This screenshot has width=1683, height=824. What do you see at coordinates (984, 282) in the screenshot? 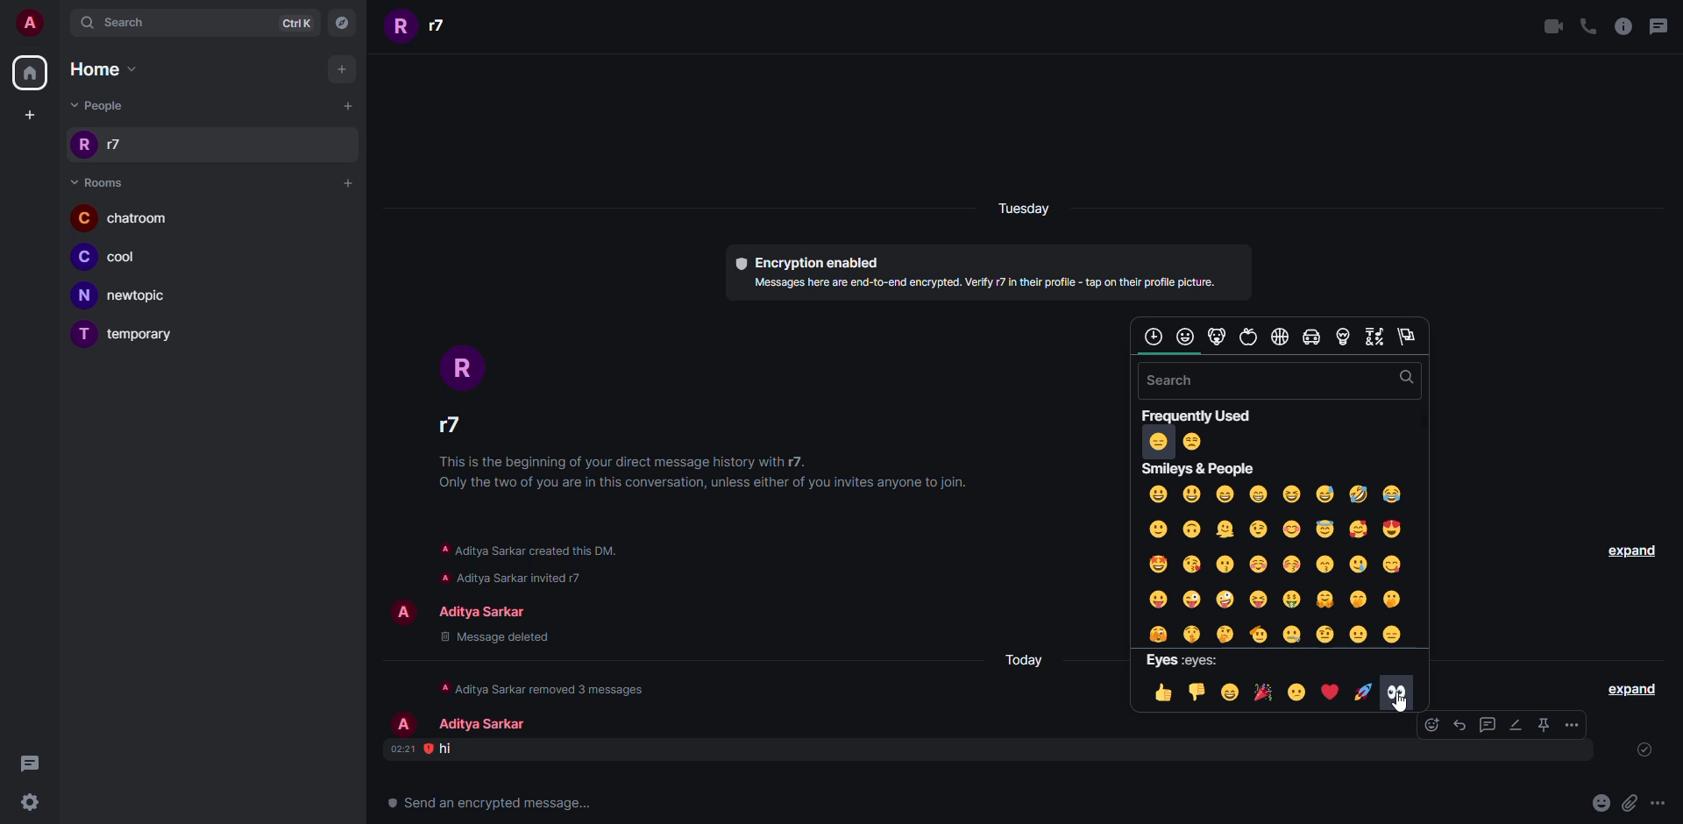
I see `info` at bounding box center [984, 282].